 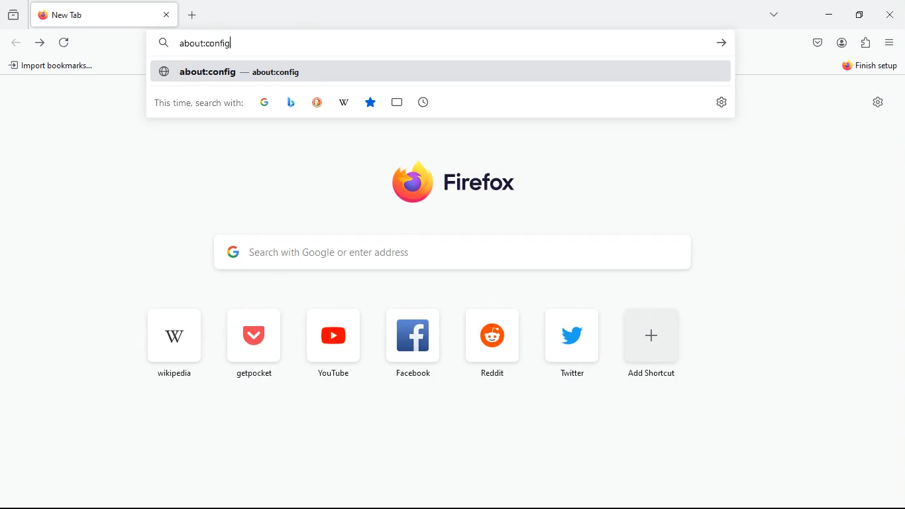 What do you see at coordinates (890, 16) in the screenshot?
I see `close` at bounding box center [890, 16].